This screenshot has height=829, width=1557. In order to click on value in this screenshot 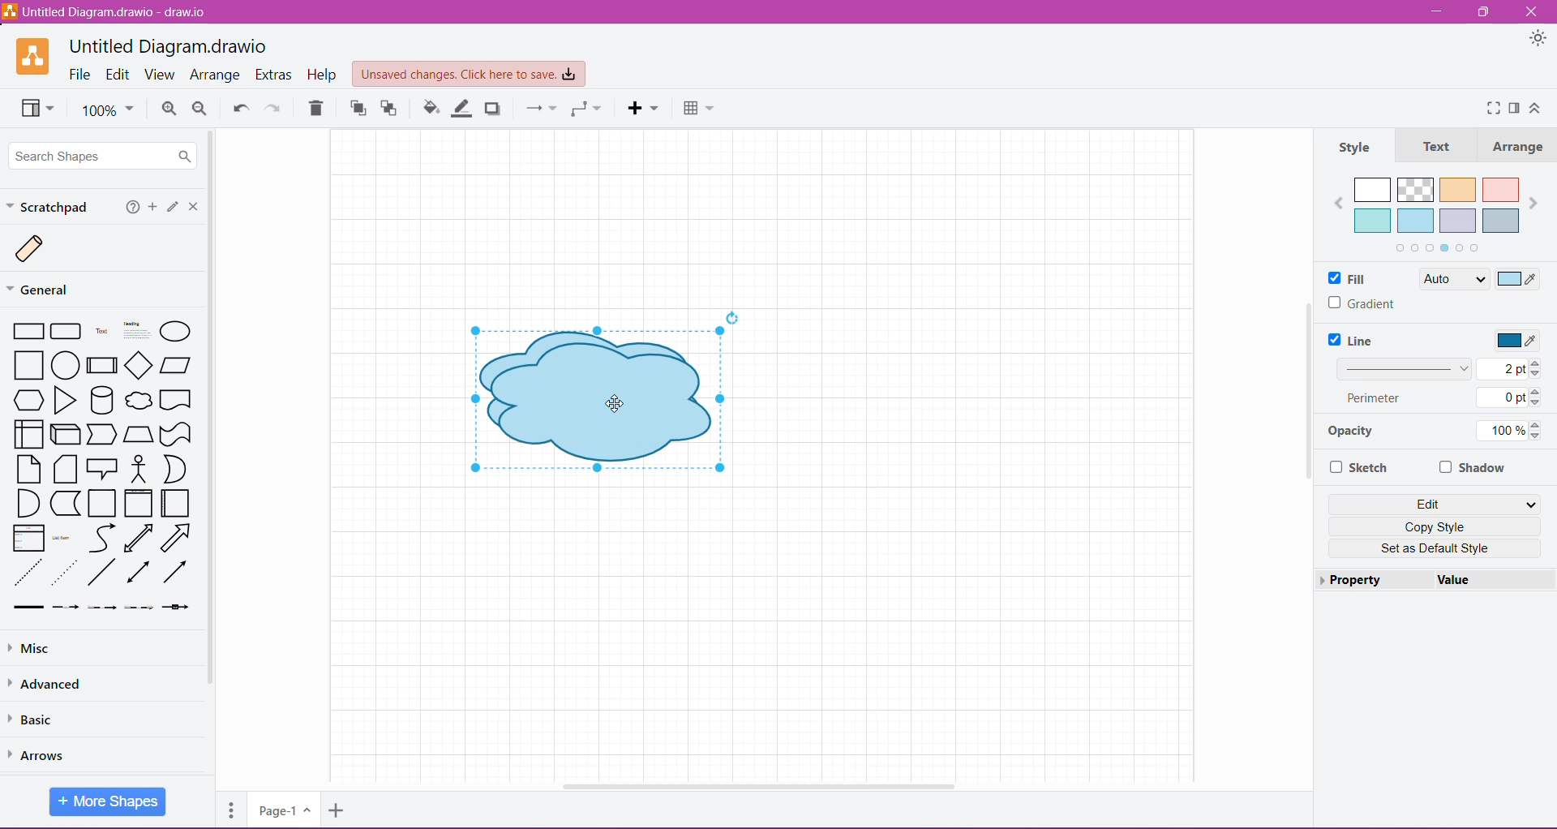, I will do `click(1491, 579)`.